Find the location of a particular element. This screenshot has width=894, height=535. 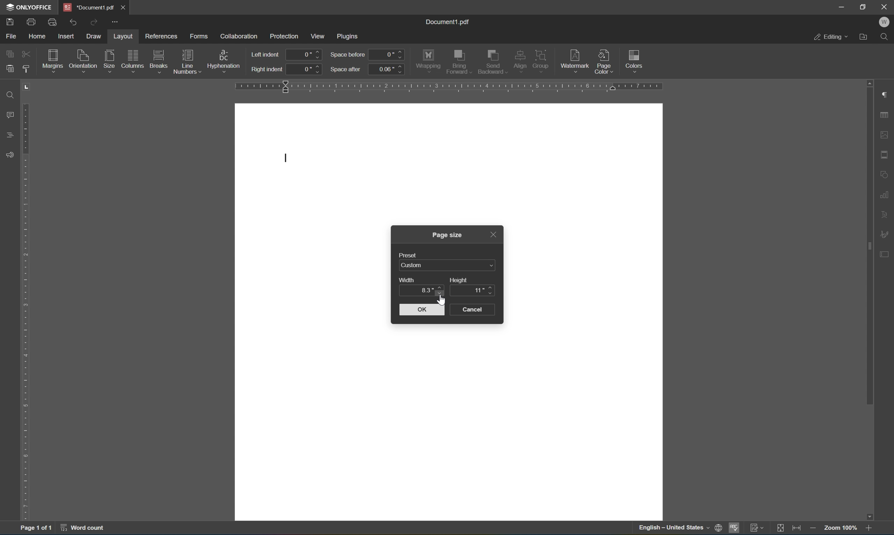

paste is located at coordinates (10, 68).